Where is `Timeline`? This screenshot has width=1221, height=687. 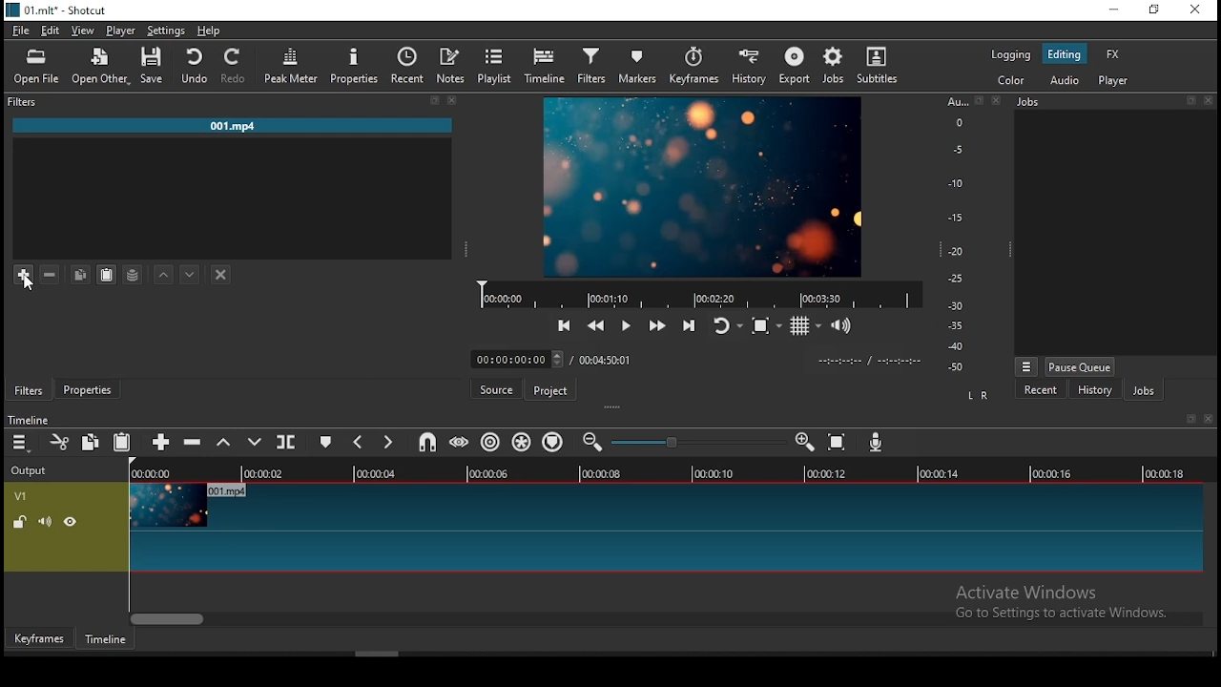 Timeline is located at coordinates (31, 420).